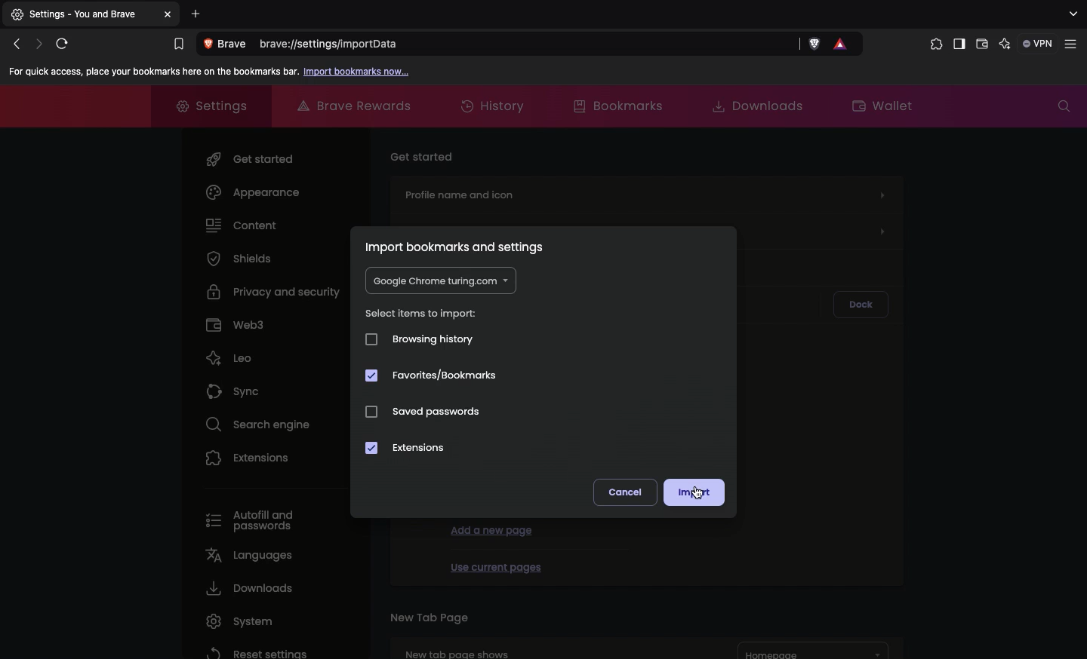 This screenshot has height=659, width=1087. I want to click on Browsing history, so click(419, 339).